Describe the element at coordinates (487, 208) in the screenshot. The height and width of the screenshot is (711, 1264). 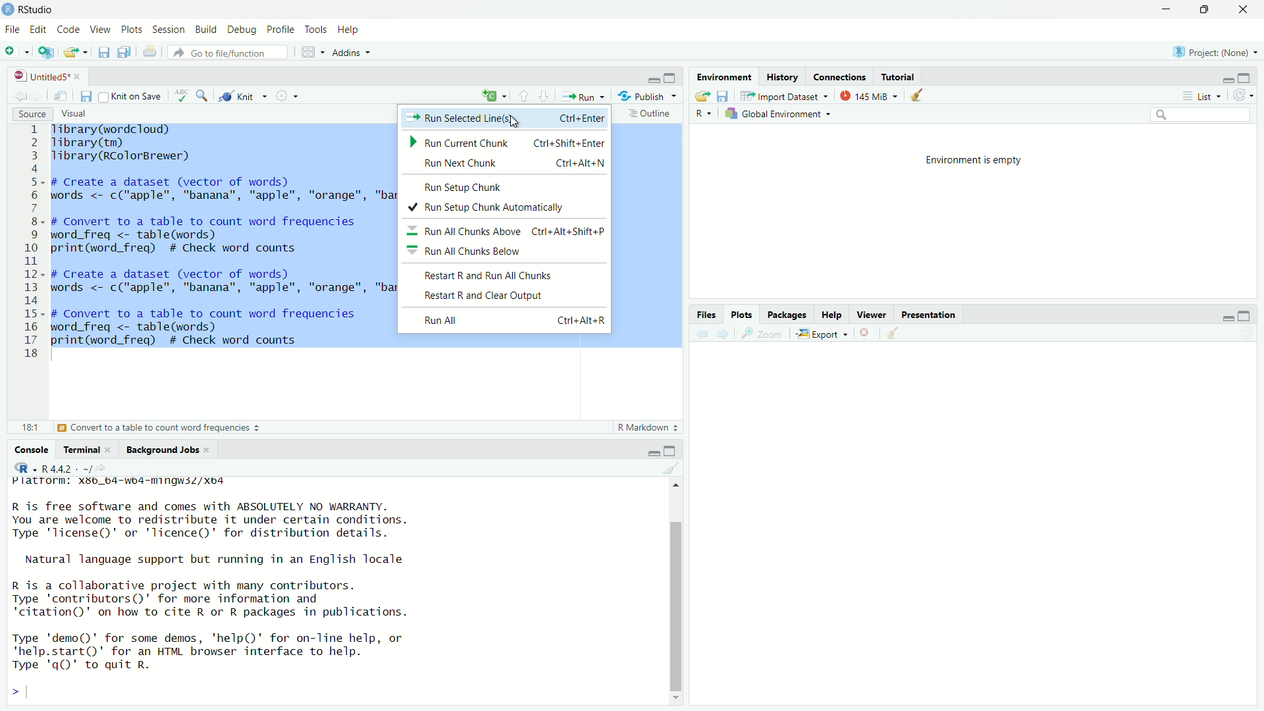
I see `Run Setup chunk Automatically` at that location.